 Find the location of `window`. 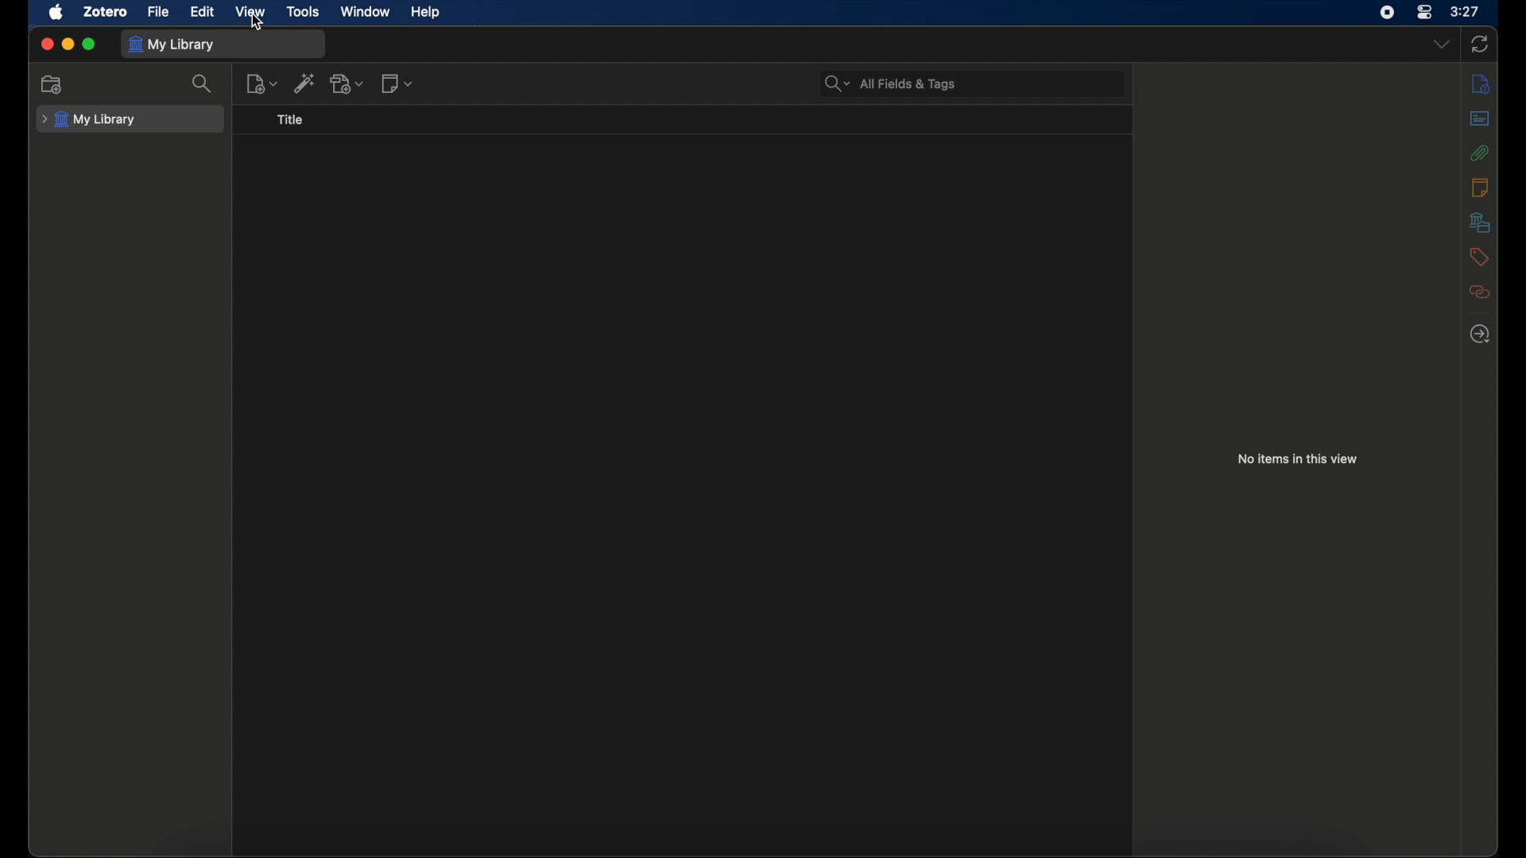

window is located at coordinates (366, 11).